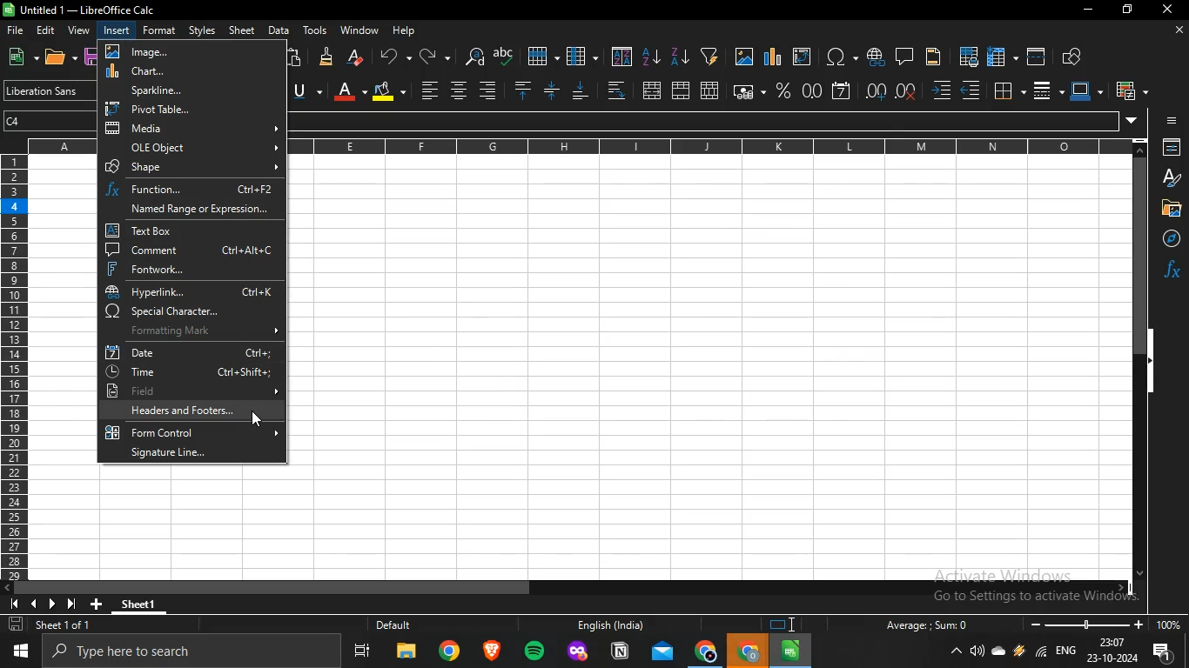 The height and width of the screenshot is (668, 1189). I want to click on format as number, so click(811, 90).